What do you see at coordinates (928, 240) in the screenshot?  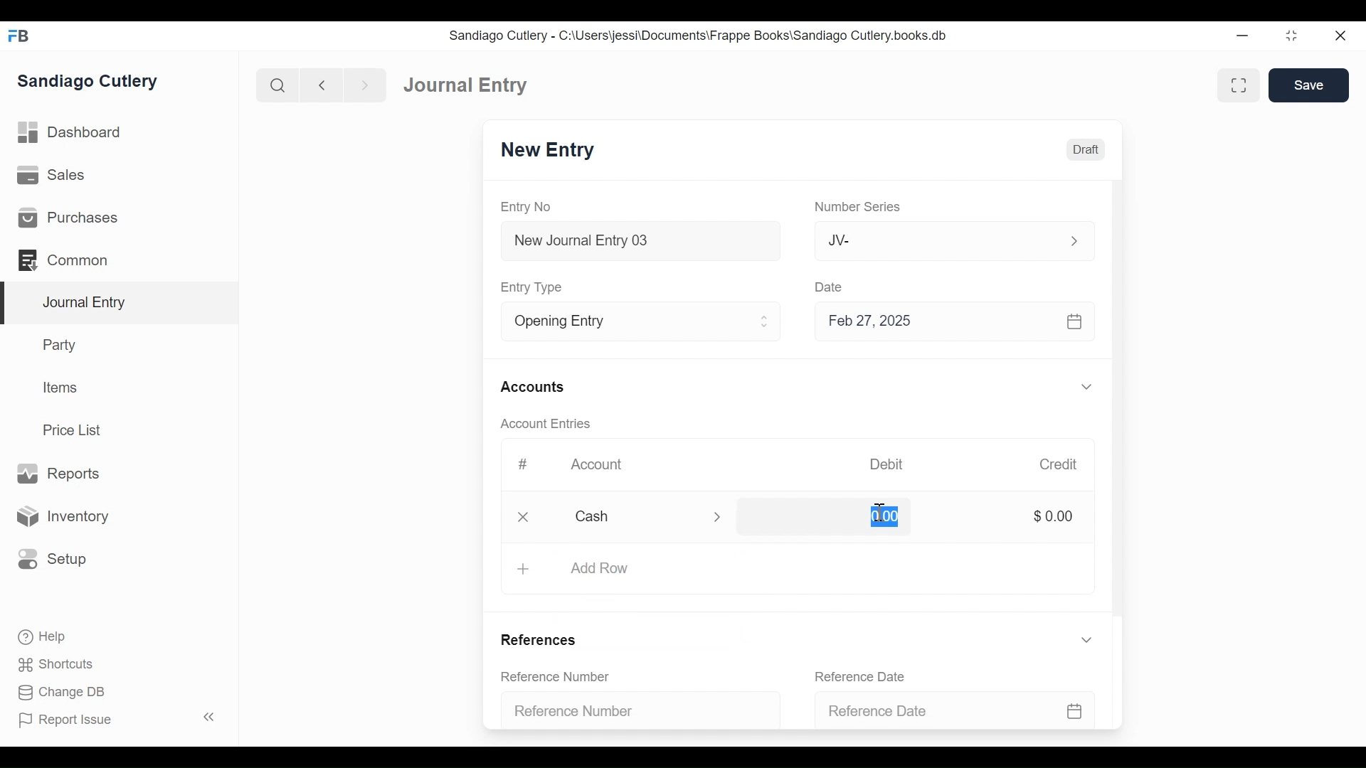 I see `JV-` at bounding box center [928, 240].